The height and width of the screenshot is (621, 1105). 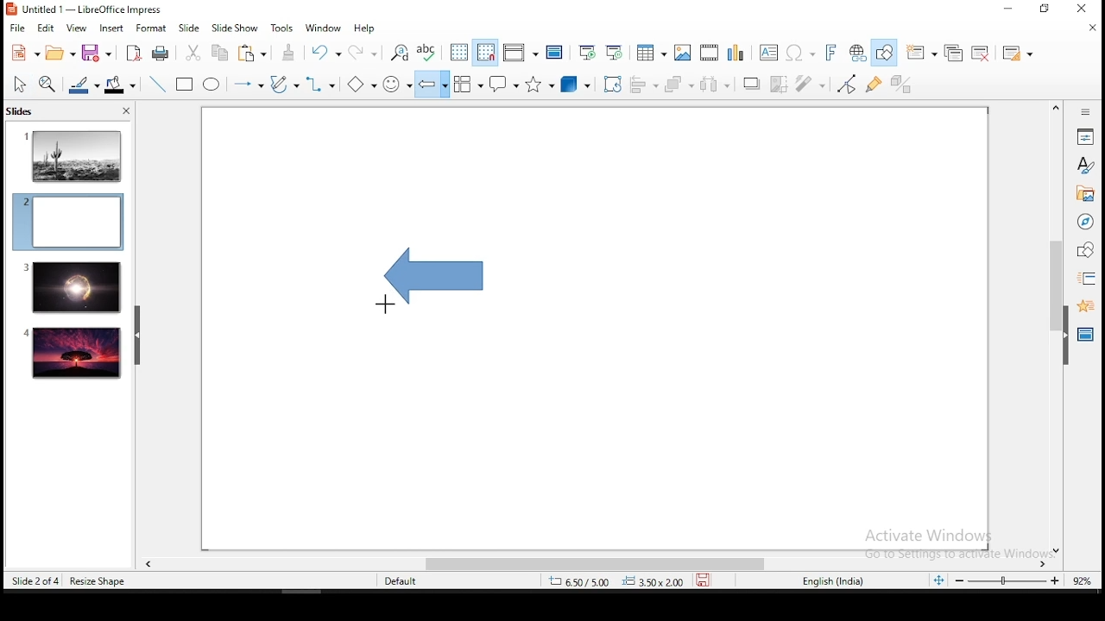 I want to click on undo, so click(x=327, y=53).